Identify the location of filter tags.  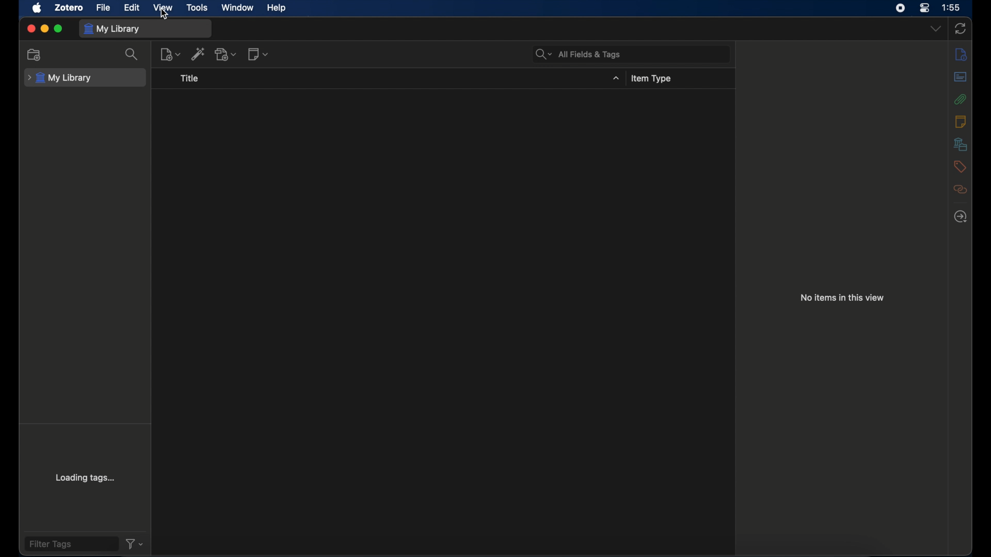
(51, 545).